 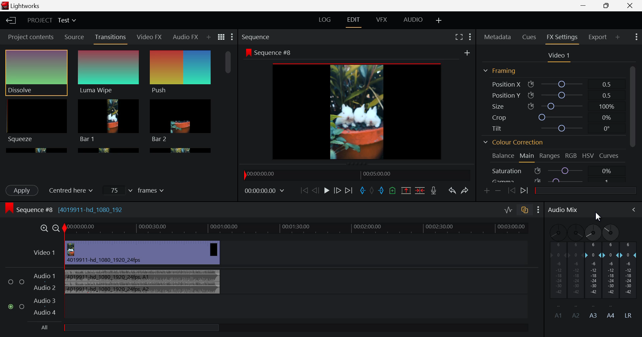 What do you see at coordinates (501, 71) in the screenshot?
I see `Framing Section` at bounding box center [501, 71].